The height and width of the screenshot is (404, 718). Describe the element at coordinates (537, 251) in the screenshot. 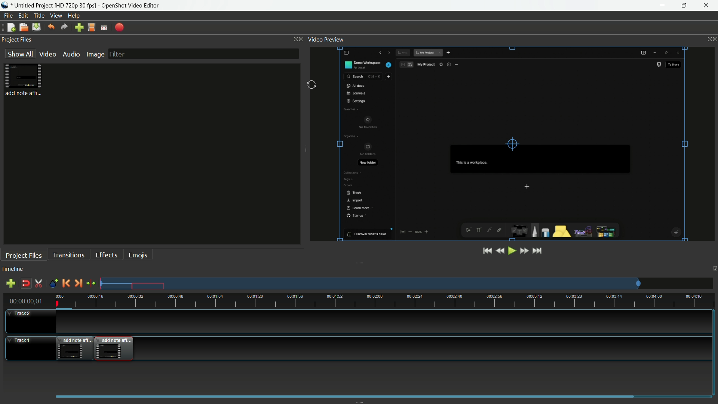

I see `jump to end` at that location.